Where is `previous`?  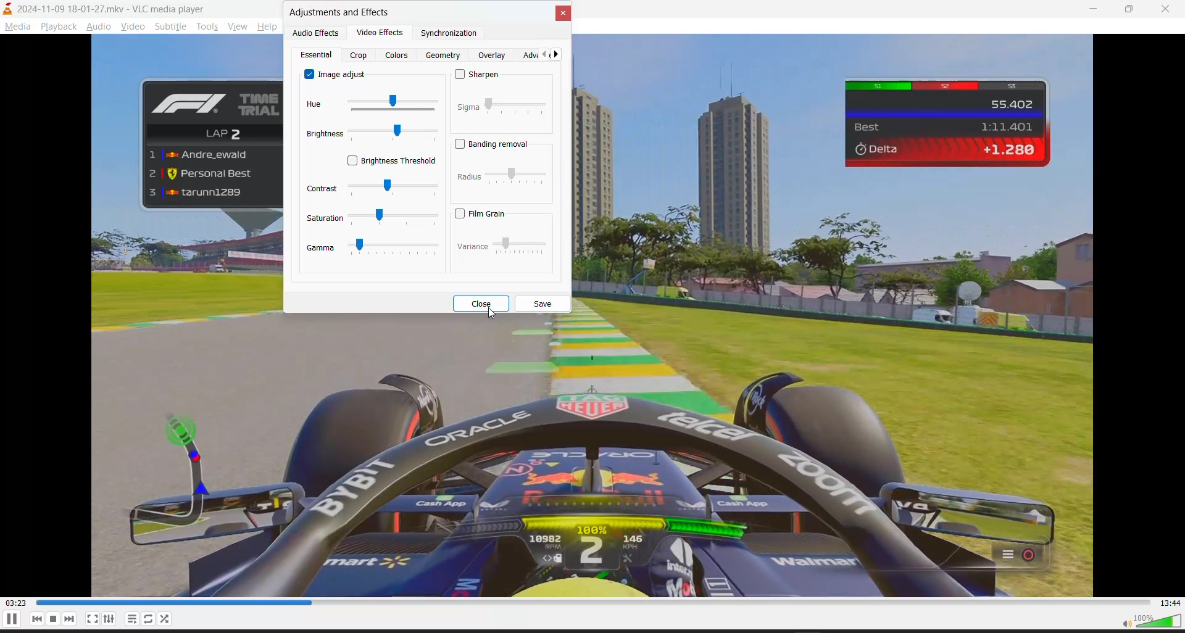 previous is located at coordinates (38, 619).